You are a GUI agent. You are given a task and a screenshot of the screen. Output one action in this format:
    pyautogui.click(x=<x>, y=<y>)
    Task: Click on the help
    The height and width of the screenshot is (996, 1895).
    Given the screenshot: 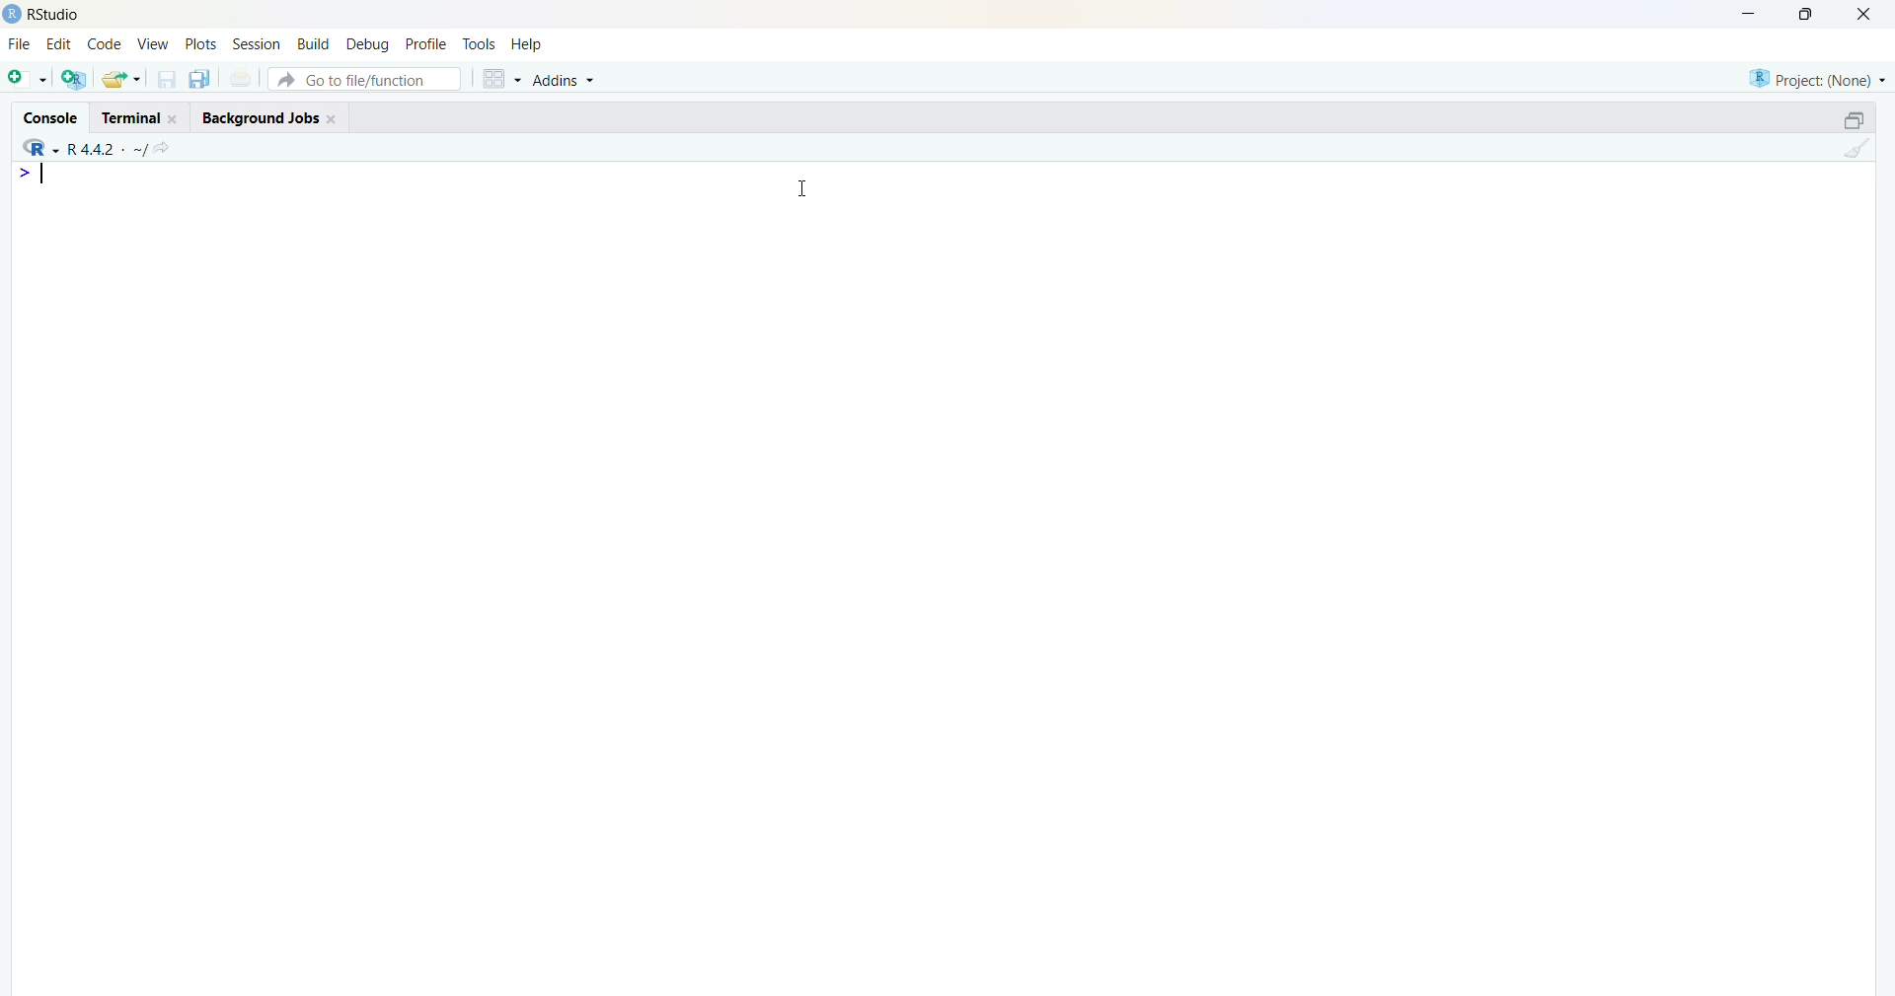 What is the action you would take?
    pyautogui.click(x=530, y=44)
    